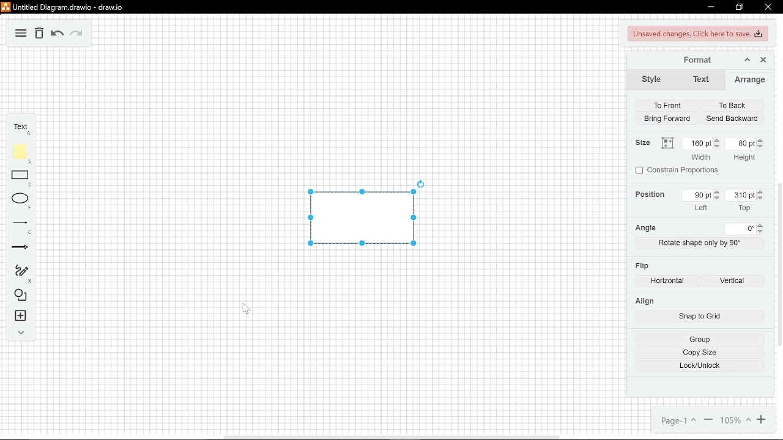  What do you see at coordinates (747, 81) in the screenshot?
I see `arrange` at bounding box center [747, 81].